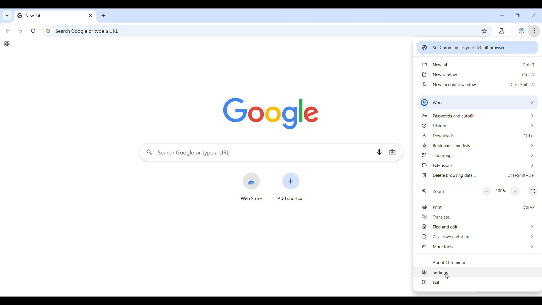 The image size is (542, 305). What do you see at coordinates (478, 165) in the screenshot?
I see `Extension options` at bounding box center [478, 165].